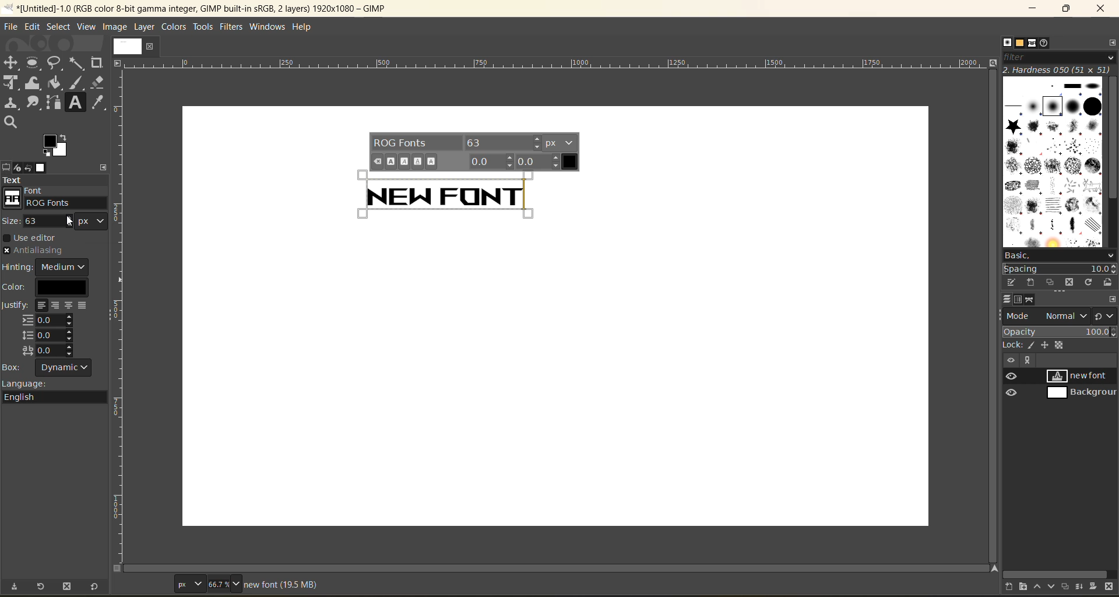  What do you see at coordinates (48, 268) in the screenshot?
I see `hinting` at bounding box center [48, 268].